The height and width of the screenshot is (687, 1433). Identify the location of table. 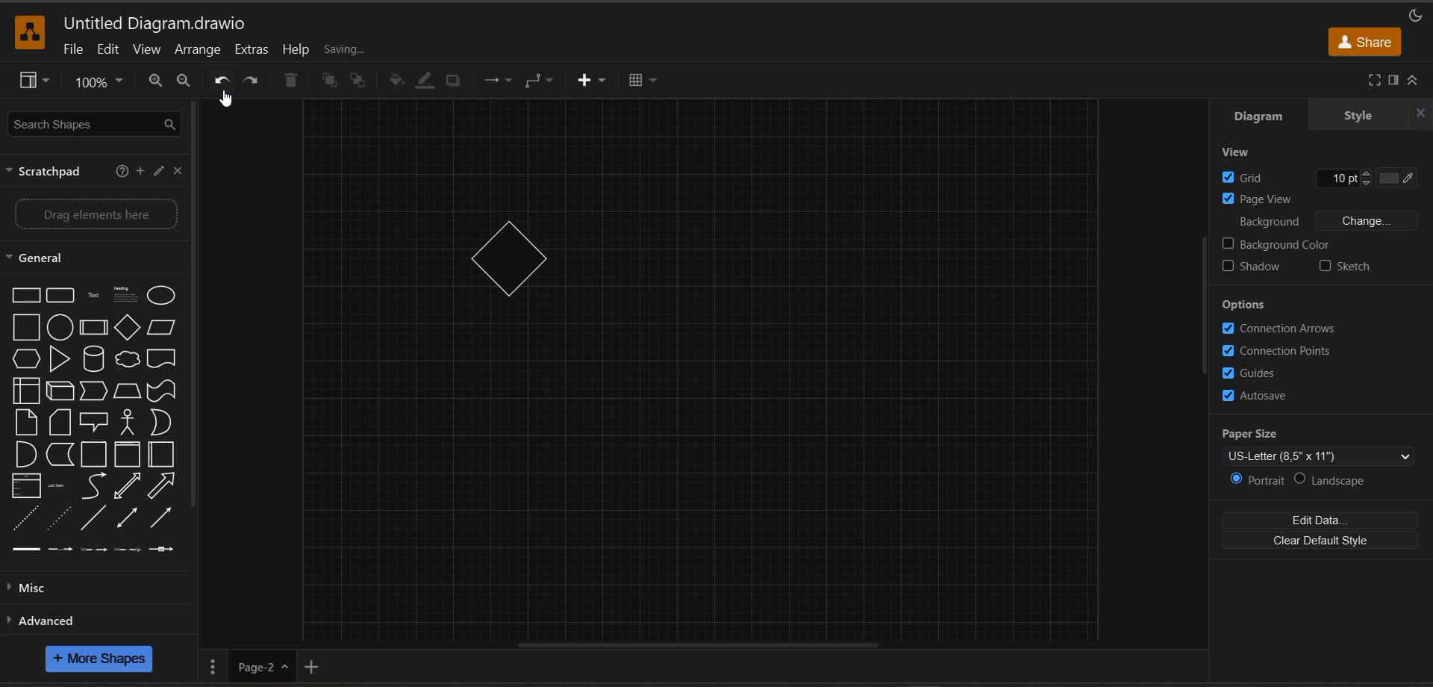
(648, 82).